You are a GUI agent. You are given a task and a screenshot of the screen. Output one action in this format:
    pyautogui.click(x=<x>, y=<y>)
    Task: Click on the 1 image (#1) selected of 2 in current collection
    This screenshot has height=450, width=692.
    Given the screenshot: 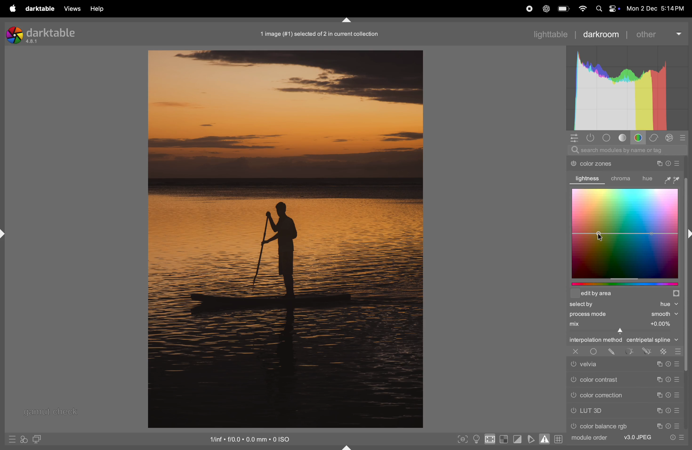 What is the action you would take?
    pyautogui.click(x=319, y=35)
    